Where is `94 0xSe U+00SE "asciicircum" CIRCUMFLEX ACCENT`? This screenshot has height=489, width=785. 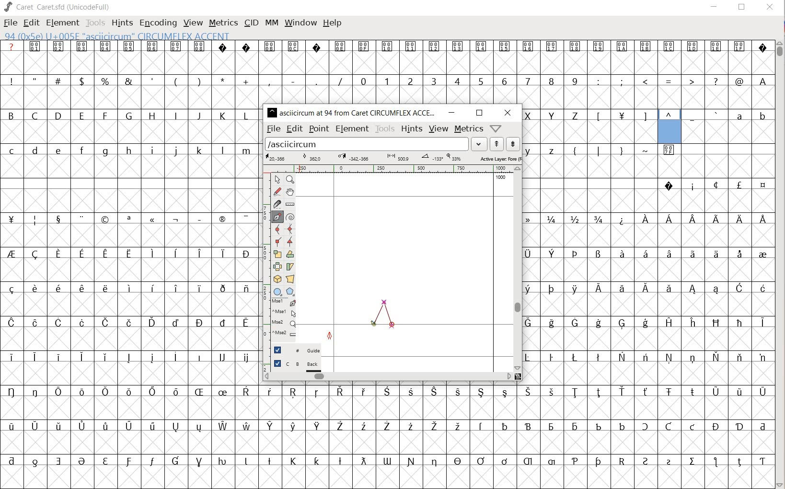
94 0xSe U+00SE "asciicircum" CIRCUMFLEX ACCENT is located at coordinates (670, 127).